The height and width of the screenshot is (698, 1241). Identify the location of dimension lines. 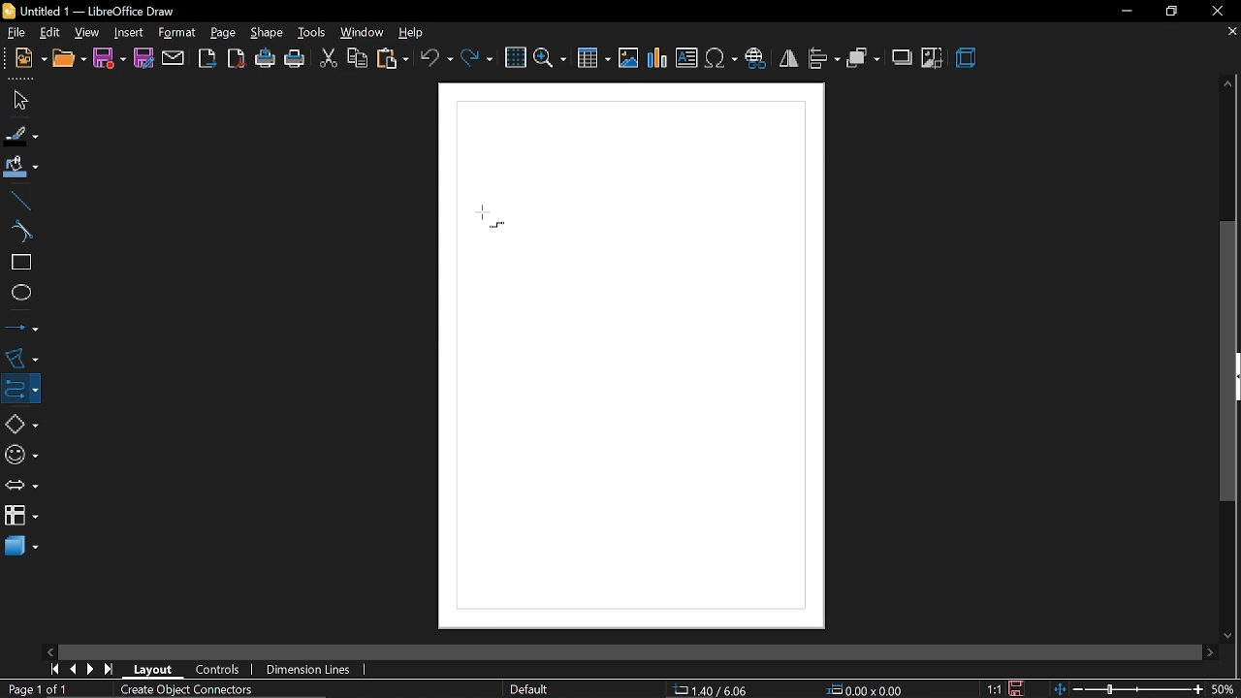
(311, 670).